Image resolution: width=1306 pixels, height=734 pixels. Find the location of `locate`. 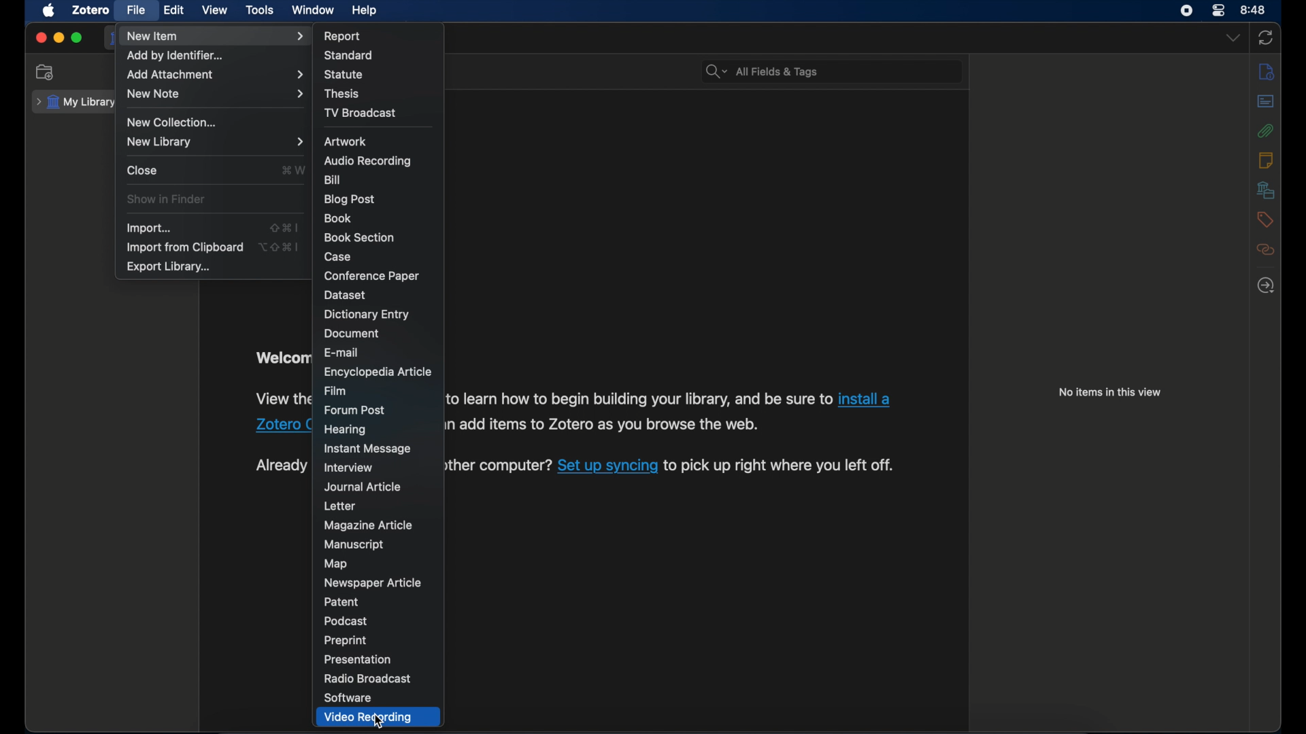

locate is located at coordinates (1268, 286).